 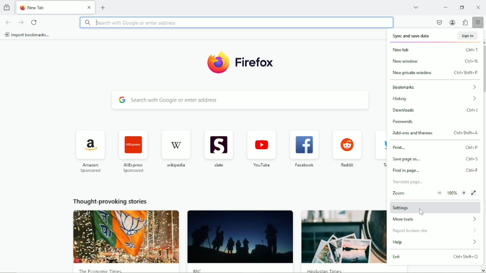 What do you see at coordinates (444, 7) in the screenshot?
I see `minimize` at bounding box center [444, 7].